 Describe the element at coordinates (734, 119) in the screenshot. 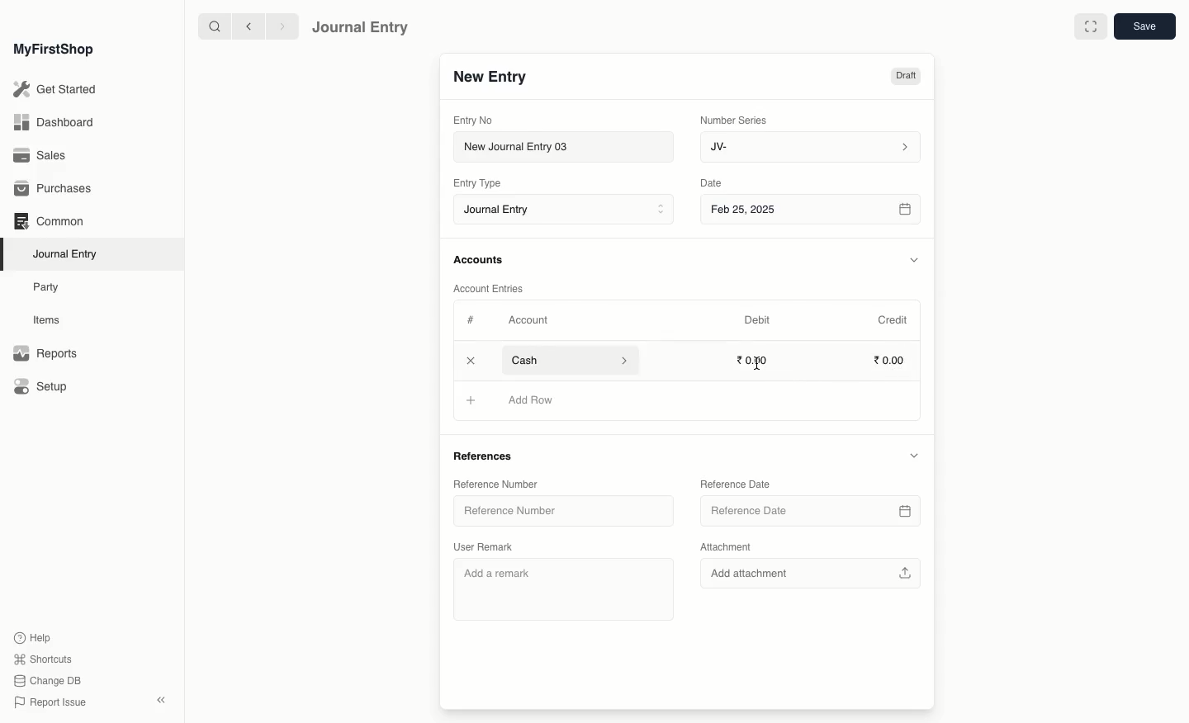

I see `‘Number Series` at that location.